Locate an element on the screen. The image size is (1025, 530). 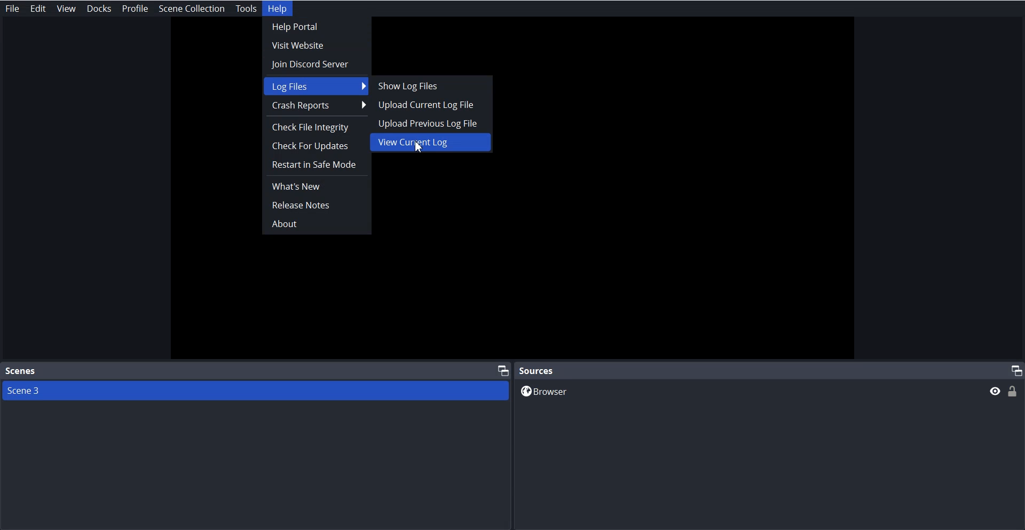
Restart in Safe Mode is located at coordinates (316, 165).